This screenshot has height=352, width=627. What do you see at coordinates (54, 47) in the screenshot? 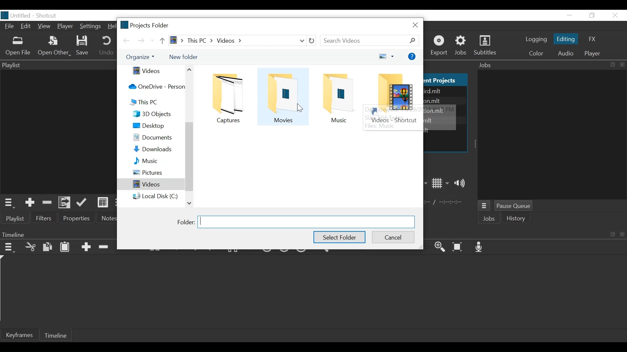
I see `Open Other` at bounding box center [54, 47].